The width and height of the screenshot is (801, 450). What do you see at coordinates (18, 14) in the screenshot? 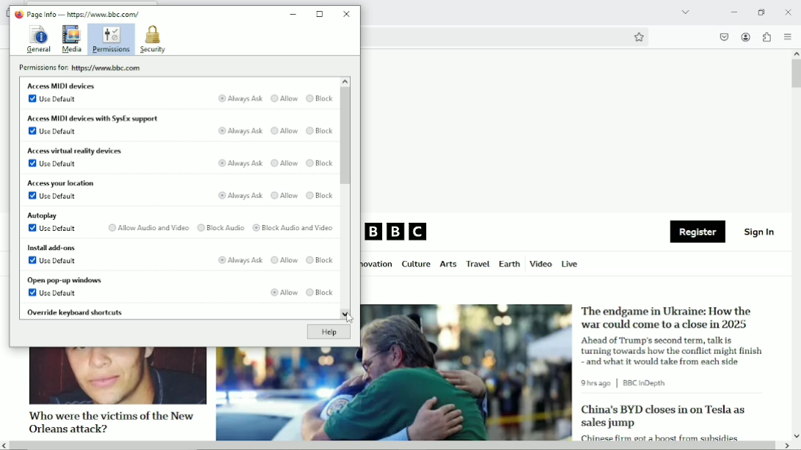
I see `logo` at bounding box center [18, 14].